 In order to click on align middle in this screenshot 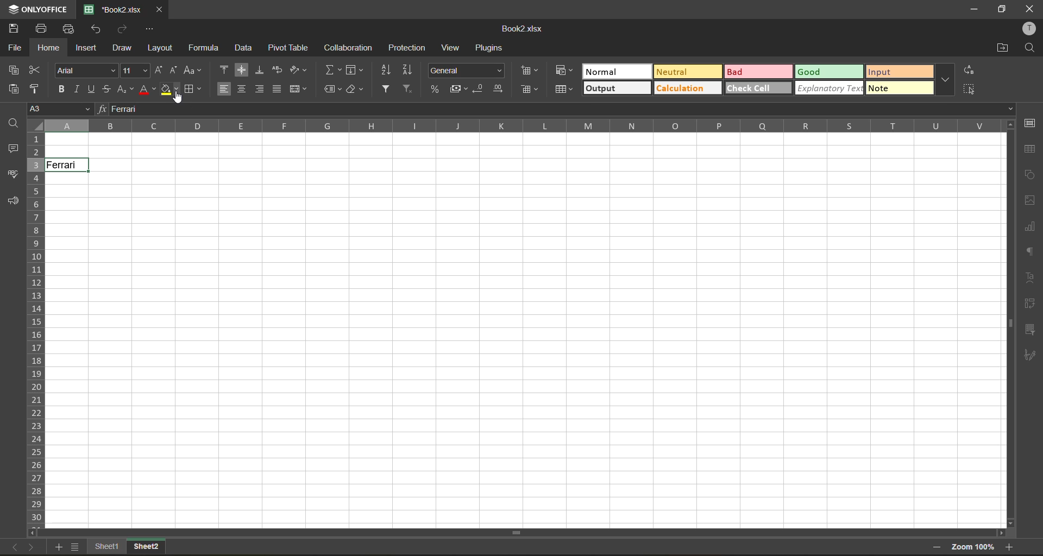, I will do `click(242, 69)`.